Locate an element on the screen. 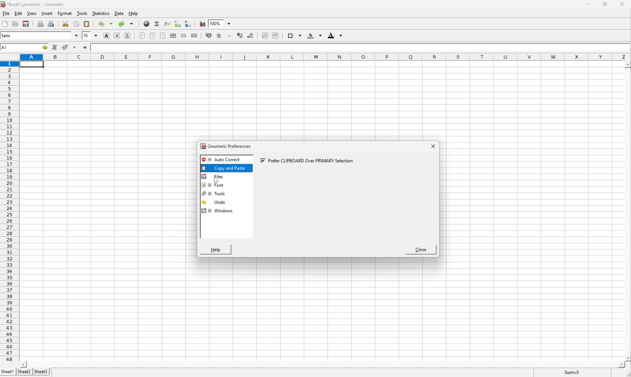 The width and height of the screenshot is (631, 377). decrease indent is located at coordinates (264, 36).